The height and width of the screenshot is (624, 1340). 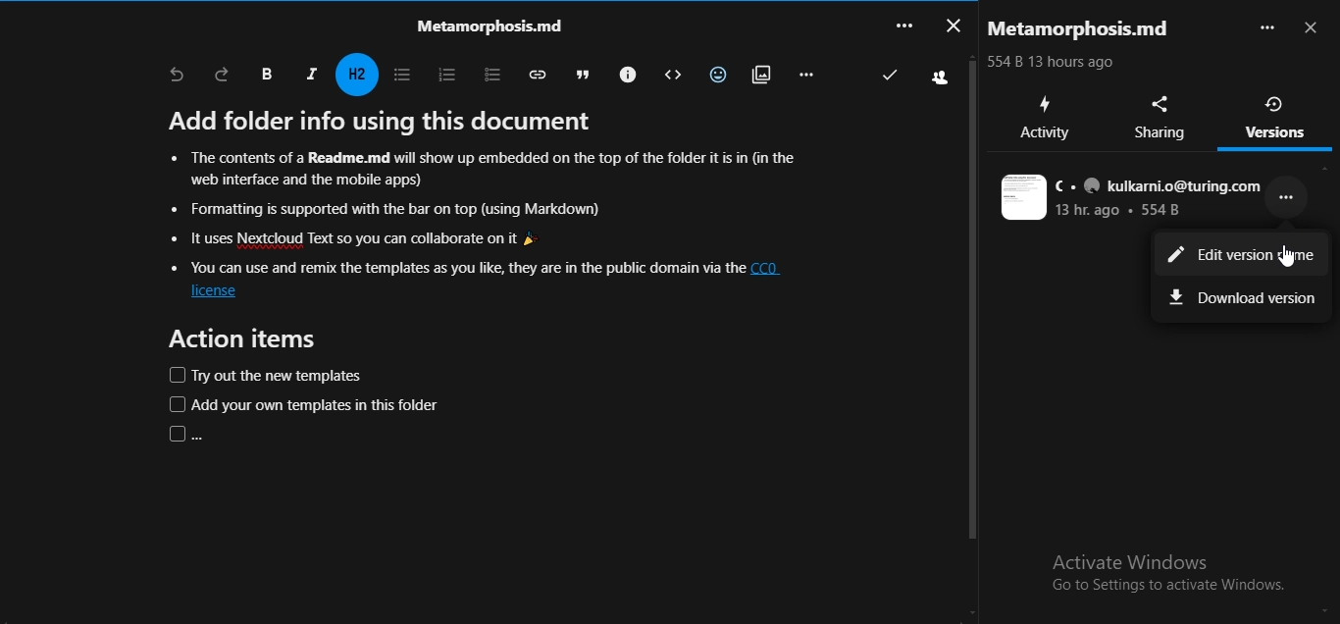 I want to click on users, so click(x=941, y=77).